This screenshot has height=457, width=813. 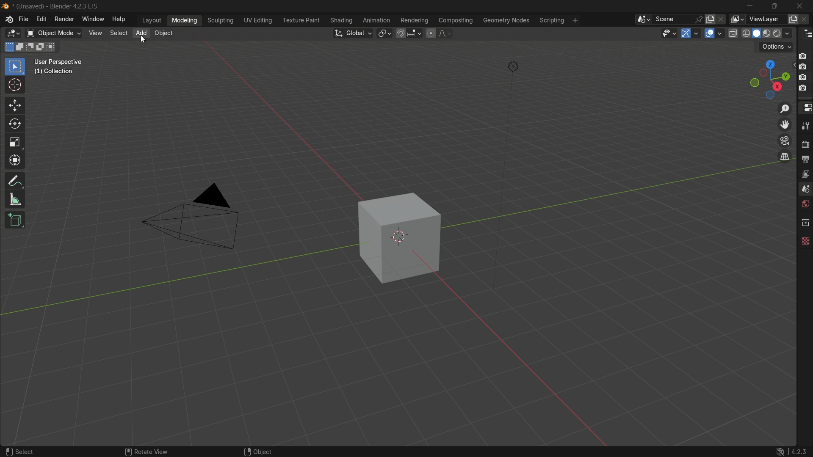 I want to click on wireframe display, so click(x=746, y=33).